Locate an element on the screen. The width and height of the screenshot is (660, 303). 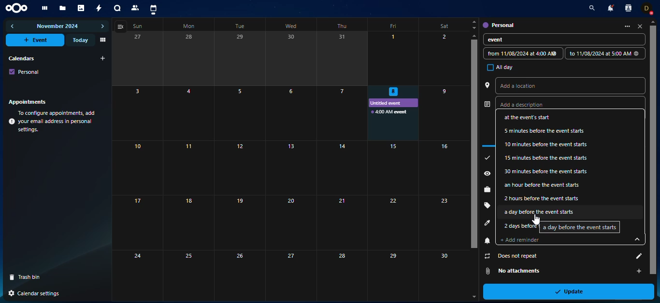
fri is located at coordinates (395, 27).